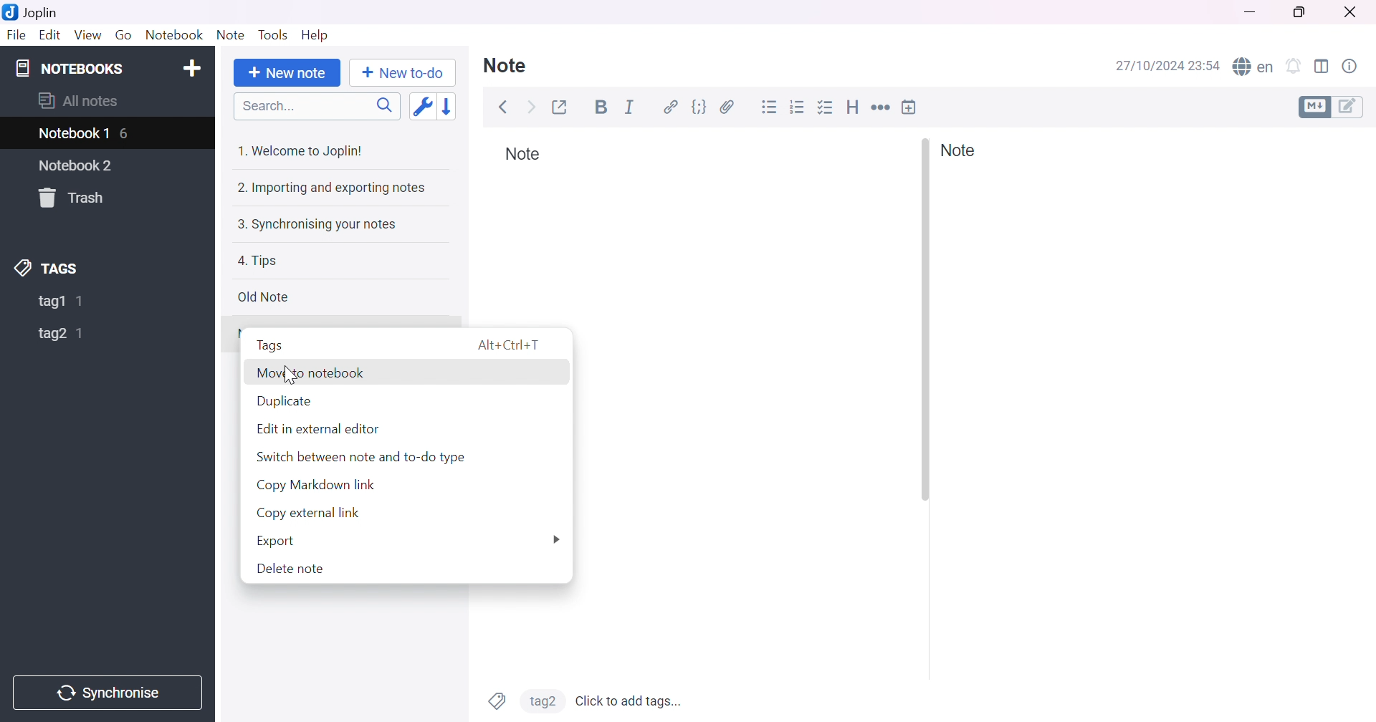 The image size is (1376, 722). Describe the element at coordinates (1168, 66) in the screenshot. I see `27/10/2024 23:54` at that location.